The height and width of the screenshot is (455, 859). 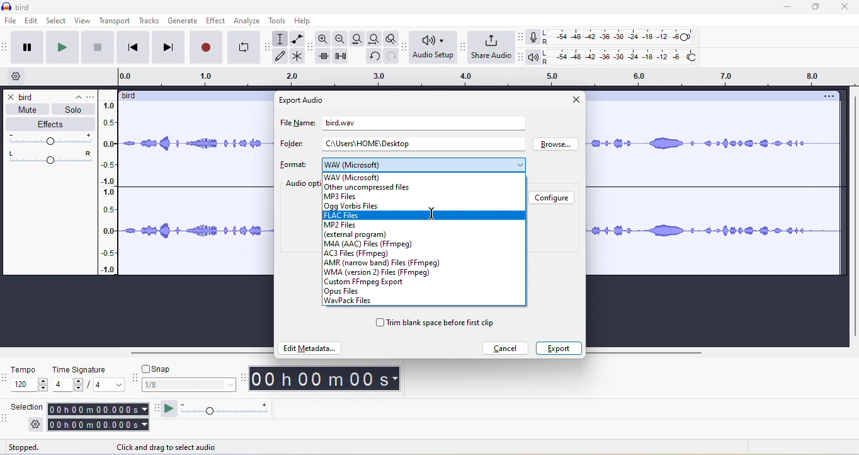 What do you see at coordinates (205, 47) in the screenshot?
I see `record` at bounding box center [205, 47].